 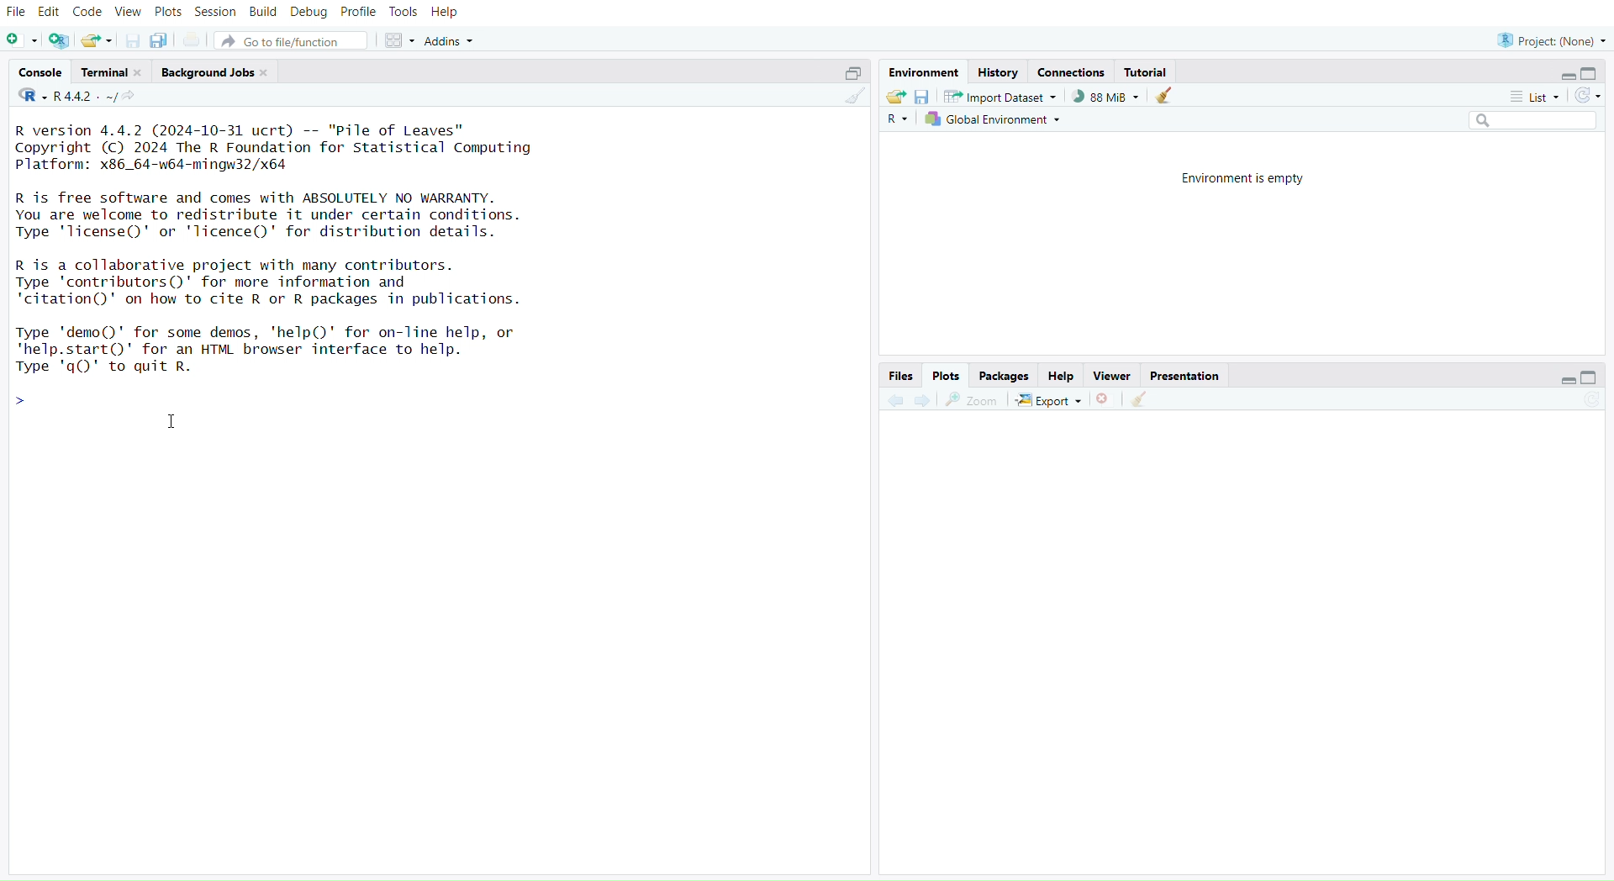 What do you see at coordinates (1582, 401) in the screenshot?
I see `refresh all plot` at bounding box center [1582, 401].